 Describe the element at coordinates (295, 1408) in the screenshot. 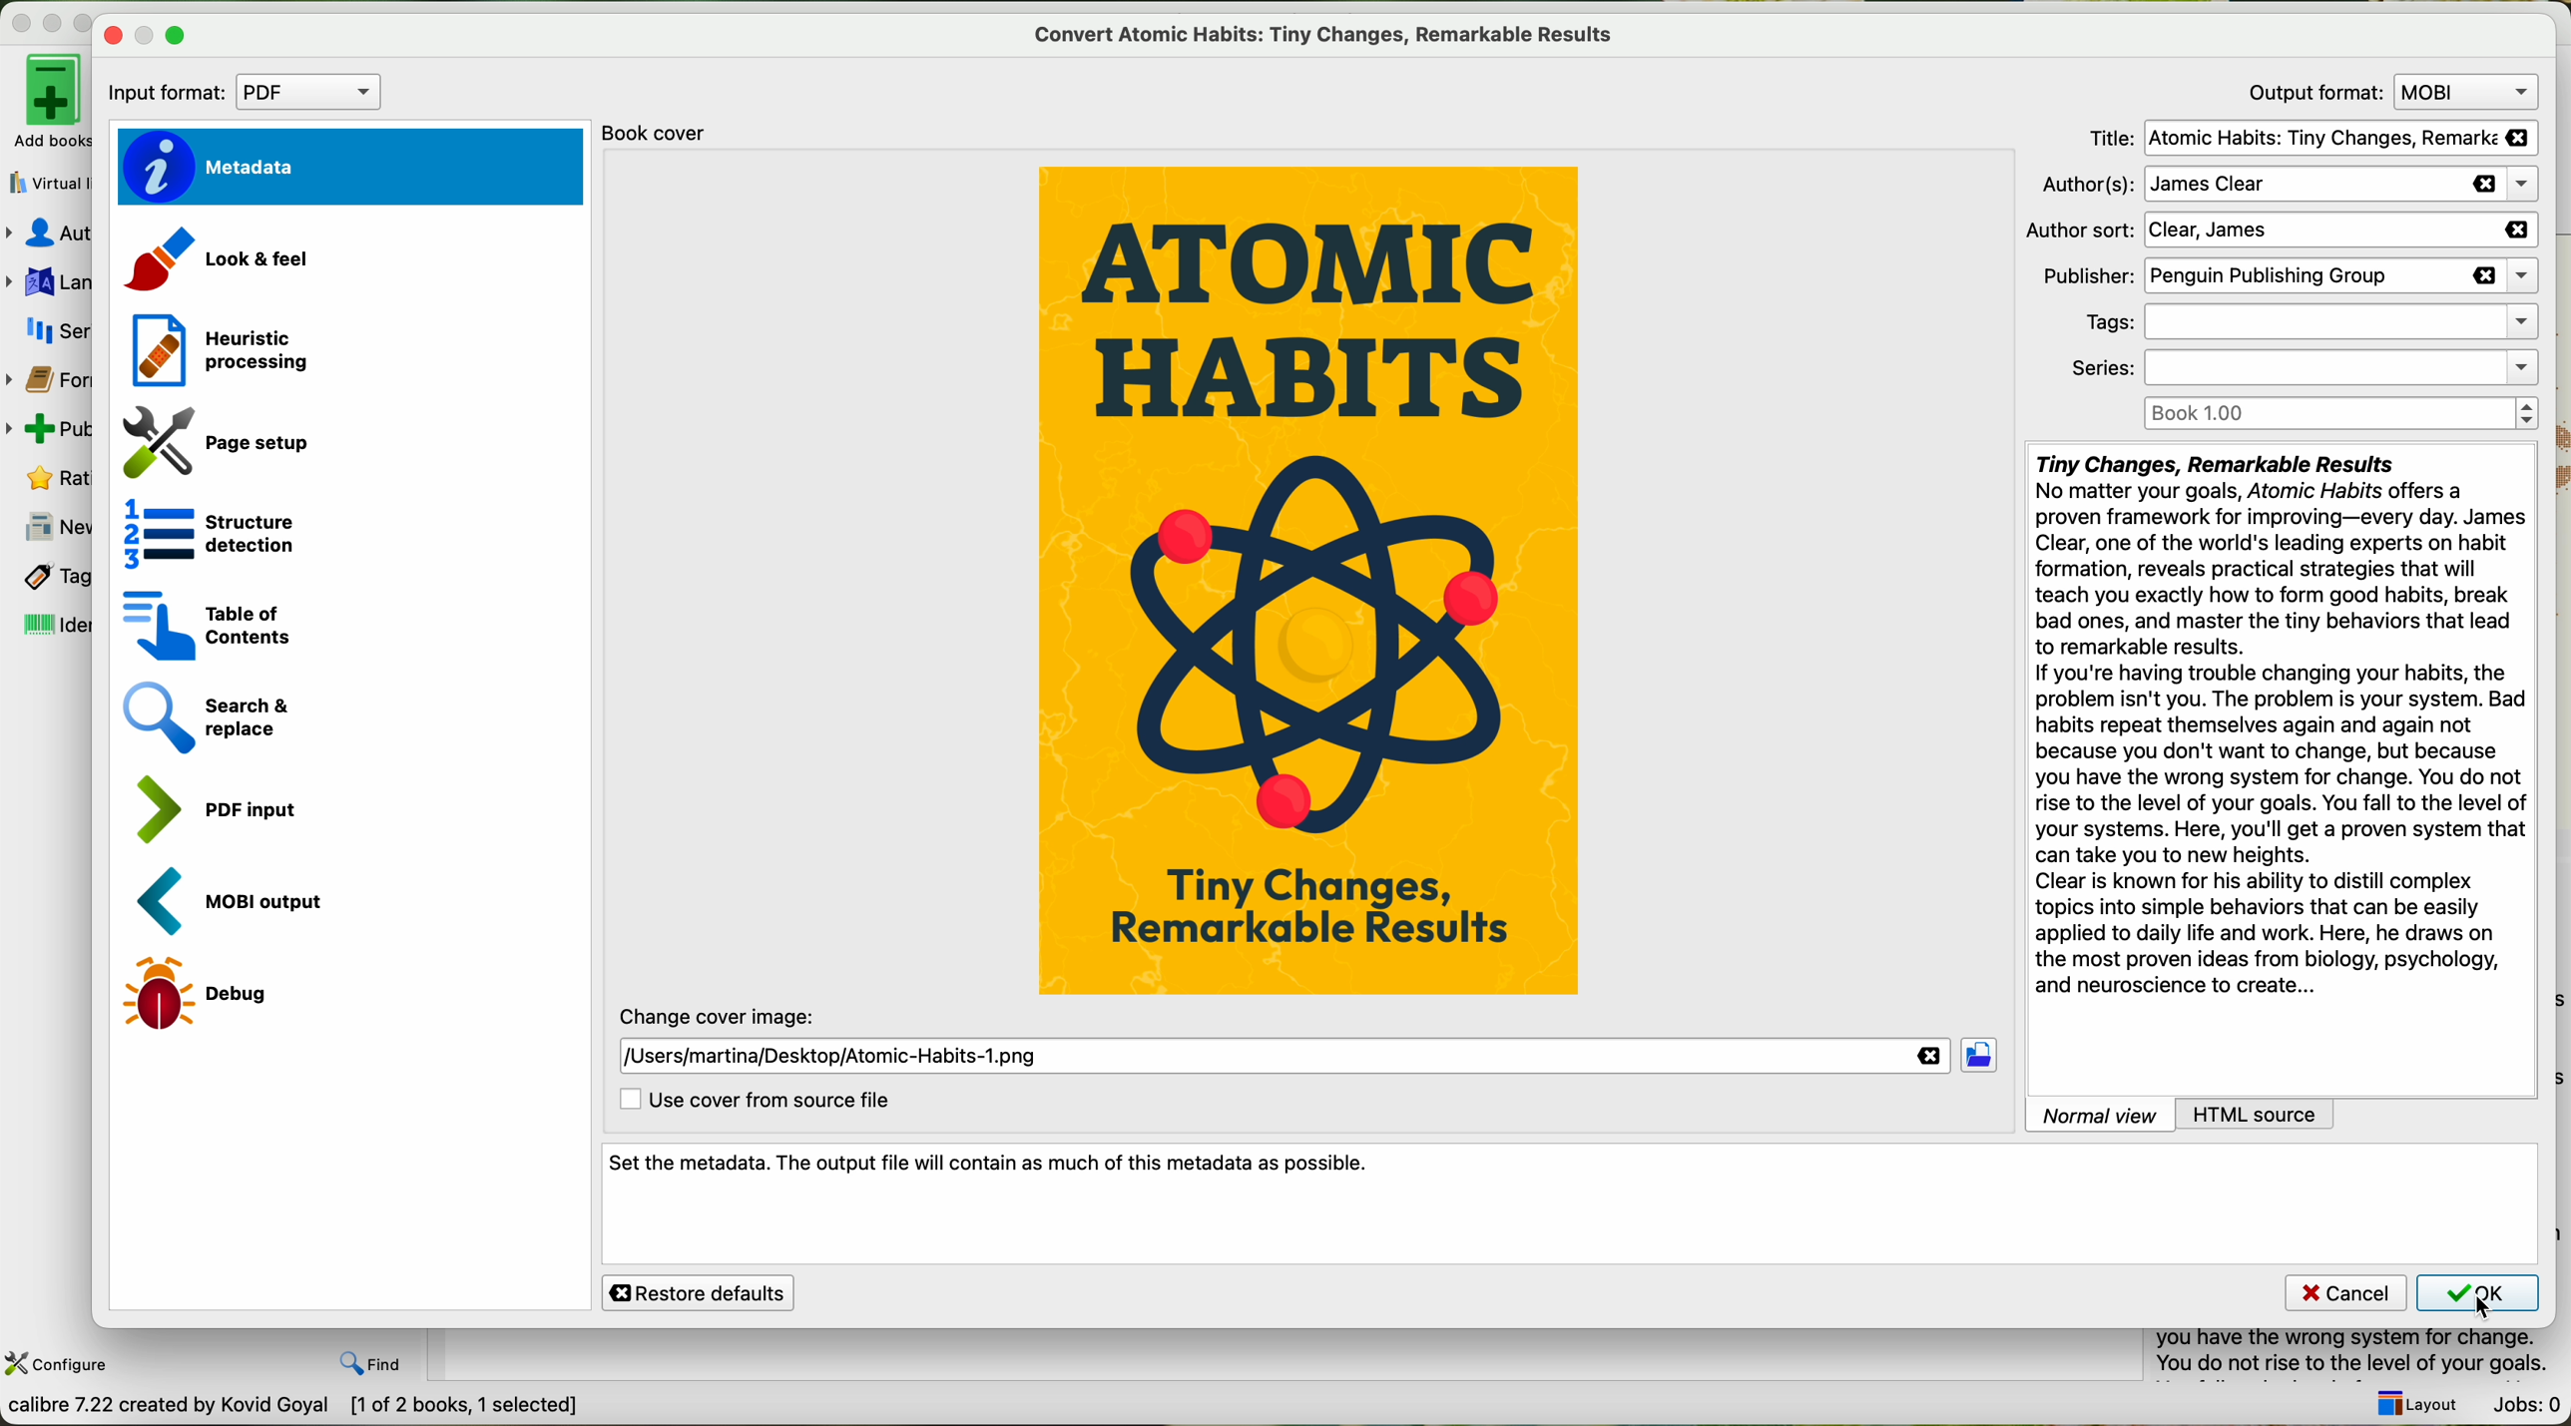

I see `data` at that location.